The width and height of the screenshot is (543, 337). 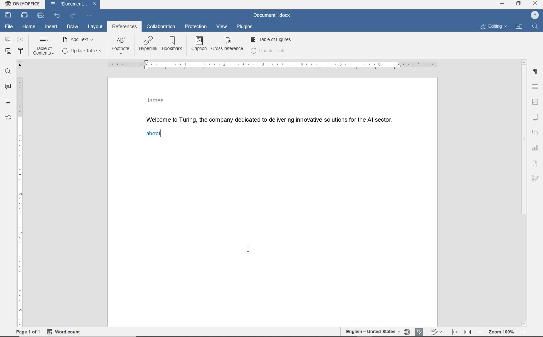 I want to click on Restore down, so click(x=520, y=5).